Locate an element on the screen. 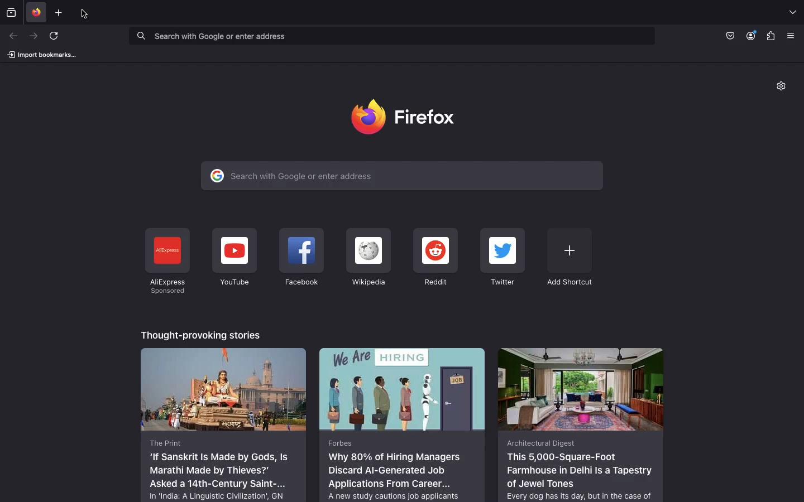  Youtube is located at coordinates (234, 258).